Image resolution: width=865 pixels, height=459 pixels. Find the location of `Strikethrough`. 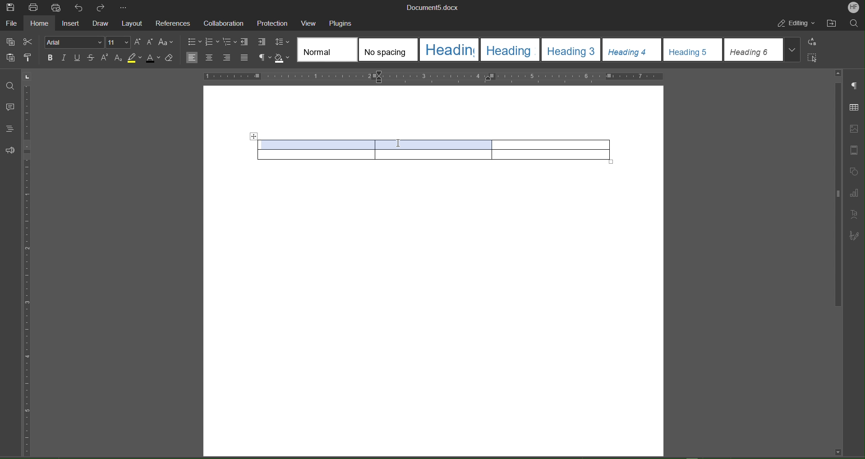

Strikethrough is located at coordinates (92, 58).